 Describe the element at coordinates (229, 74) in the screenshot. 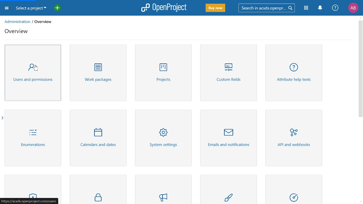

I see `Custom fields` at that location.